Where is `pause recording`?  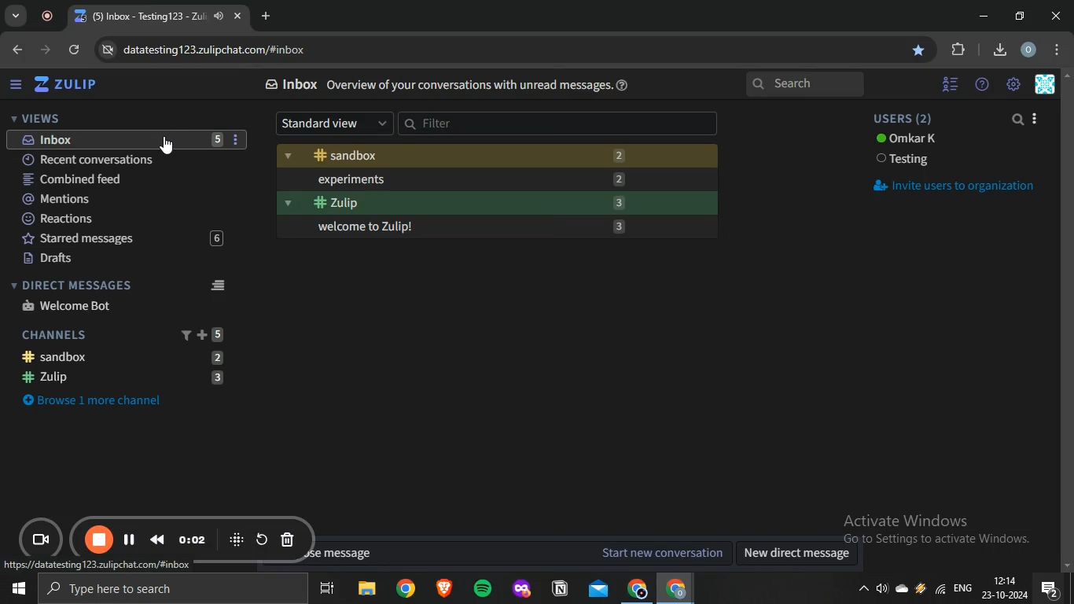 pause recording is located at coordinates (100, 540).